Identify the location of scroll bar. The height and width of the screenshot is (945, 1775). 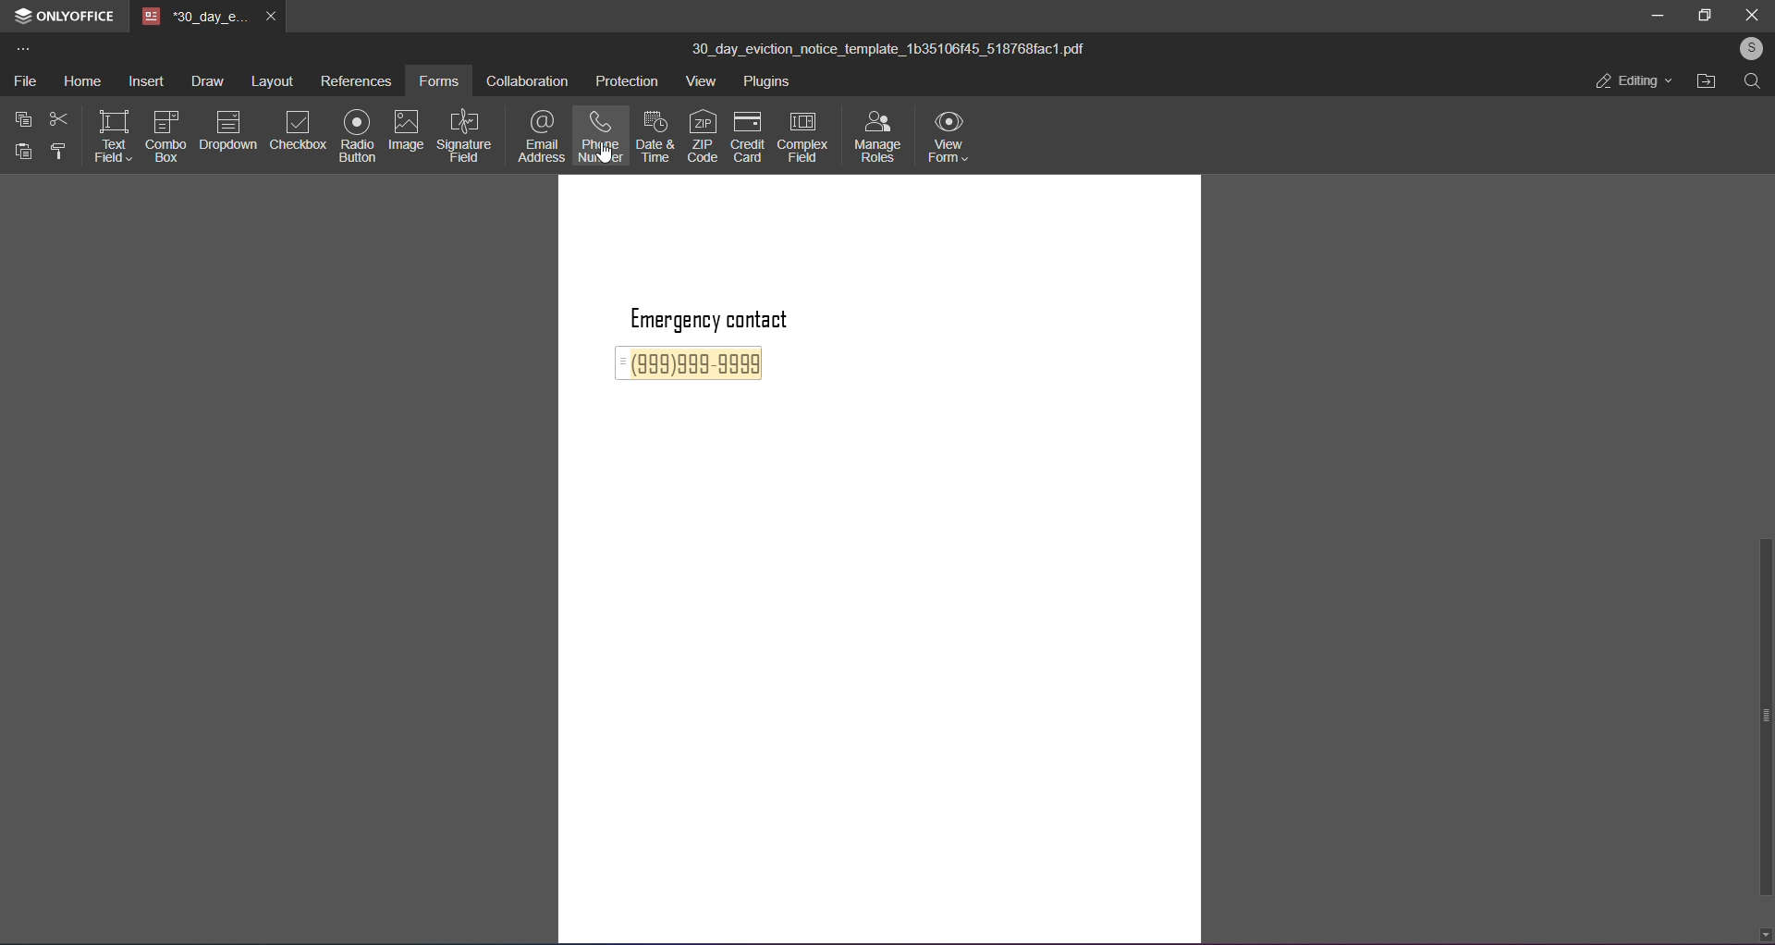
(1763, 718).